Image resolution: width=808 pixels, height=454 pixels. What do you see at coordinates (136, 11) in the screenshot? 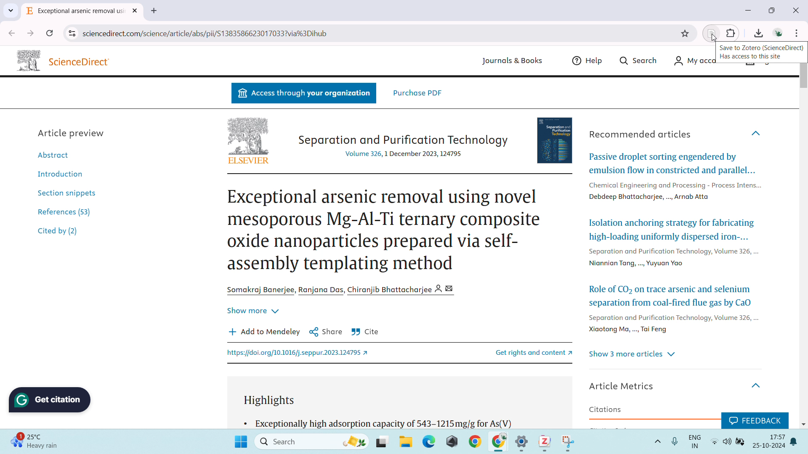
I see `close tab` at bounding box center [136, 11].